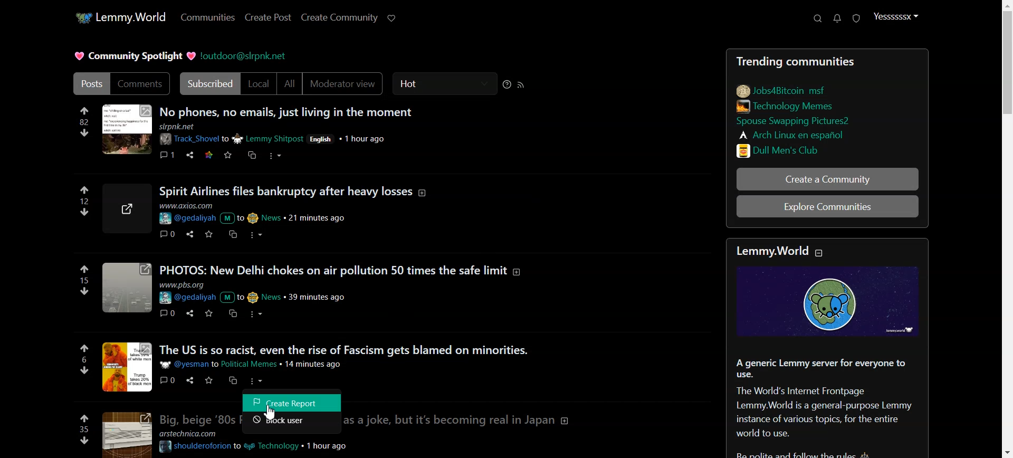 Image resolution: width=1013 pixels, height=458 pixels. I want to click on post details, so click(290, 135).